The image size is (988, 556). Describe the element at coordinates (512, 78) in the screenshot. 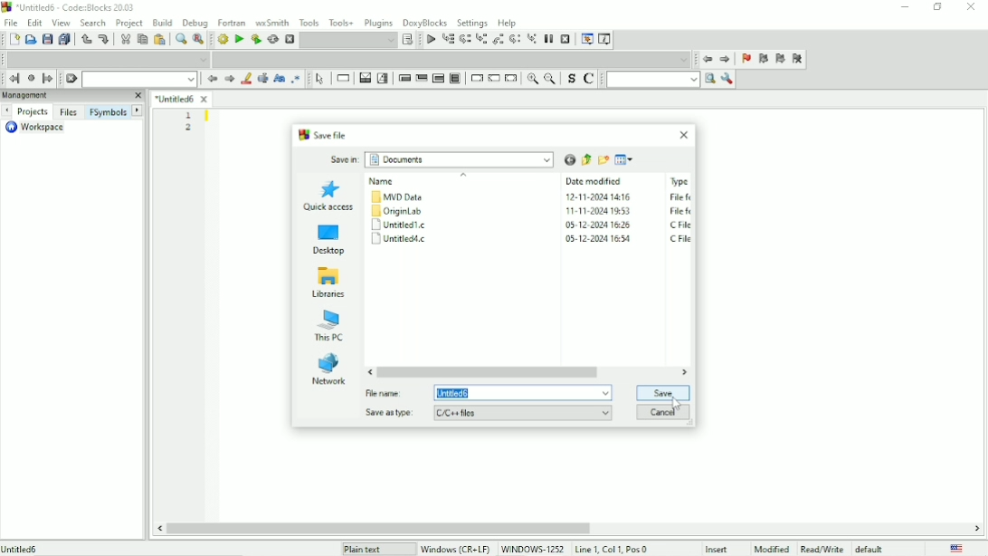

I see `Return-instruction` at that location.